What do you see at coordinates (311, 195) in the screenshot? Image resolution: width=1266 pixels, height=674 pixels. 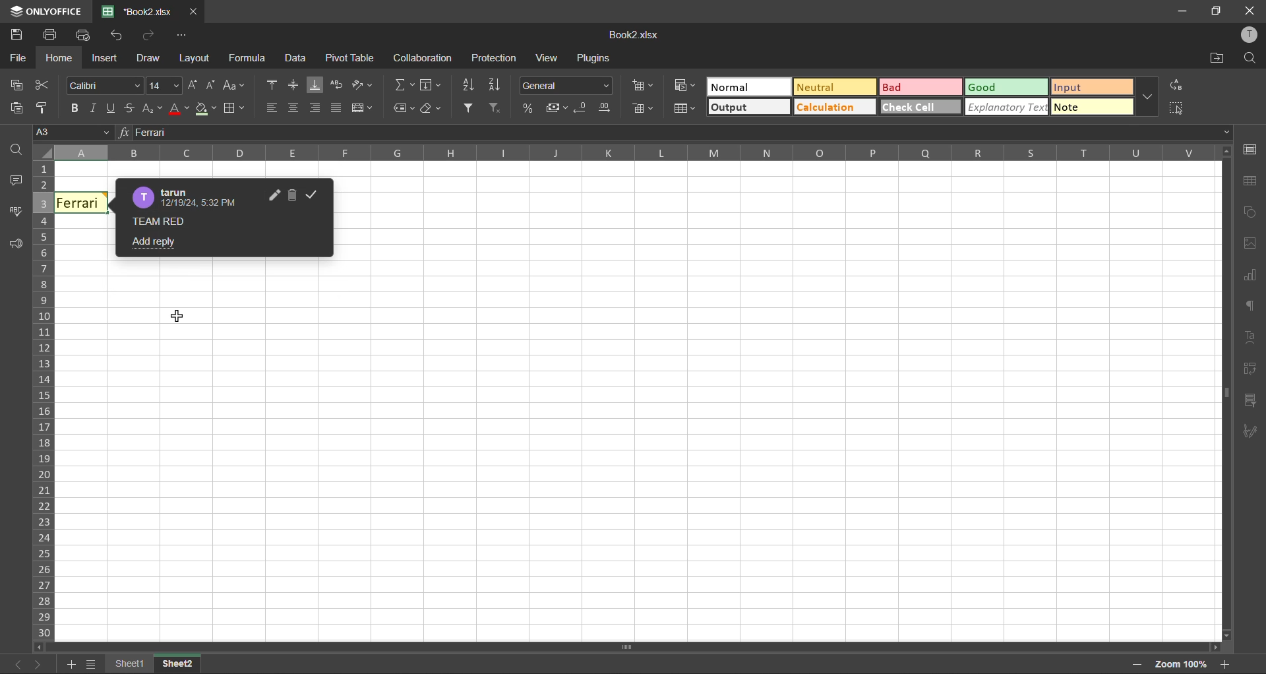 I see `mark as resolved` at bounding box center [311, 195].